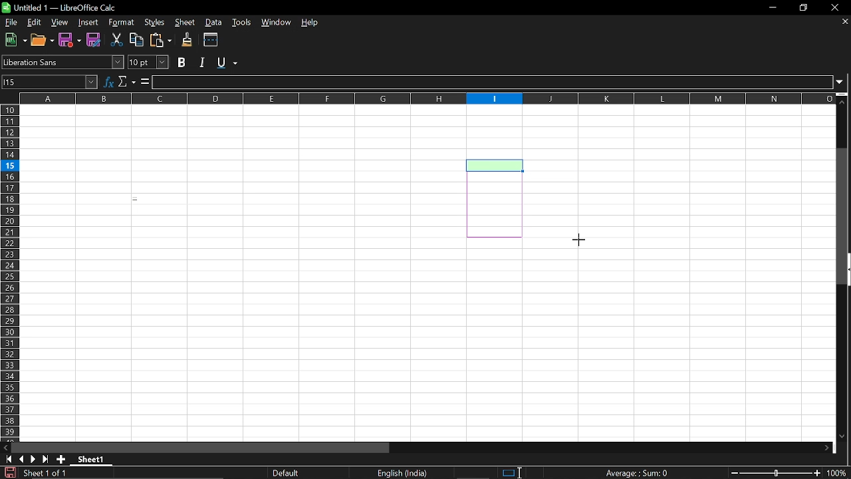  What do you see at coordinates (145, 82) in the screenshot?
I see `Formula` at bounding box center [145, 82].